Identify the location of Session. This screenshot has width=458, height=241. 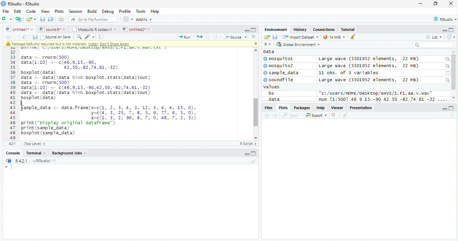
(75, 11).